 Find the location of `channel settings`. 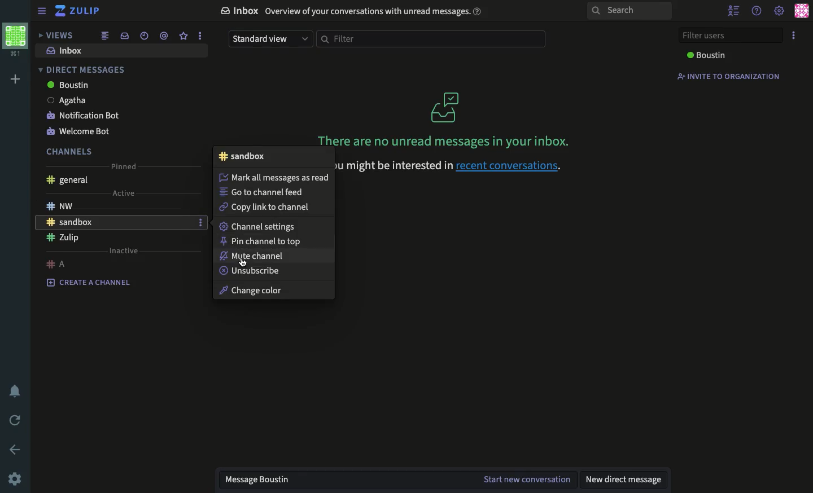

channel settings is located at coordinates (258, 227).